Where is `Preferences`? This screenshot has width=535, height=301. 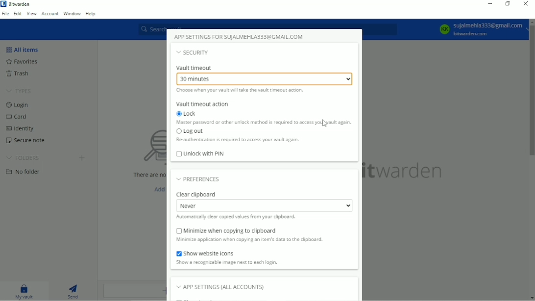 Preferences is located at coordinates (201, 178).